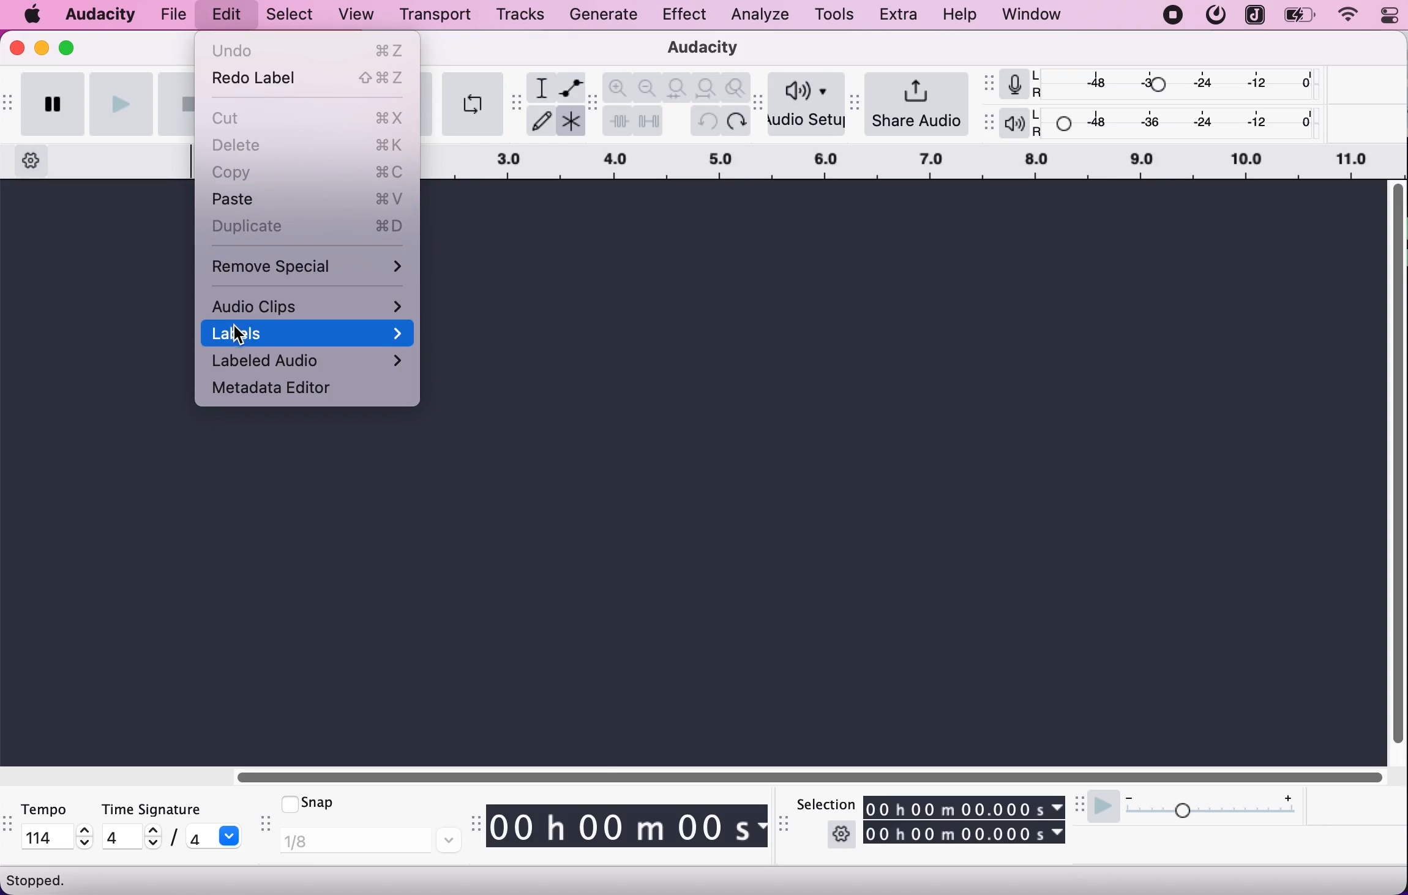 The width and height of the screenshot is (1408, 895). What do you see at coordinates (309, 50) in the screenshot?
I see `undo` at bounding box center [309, 50].